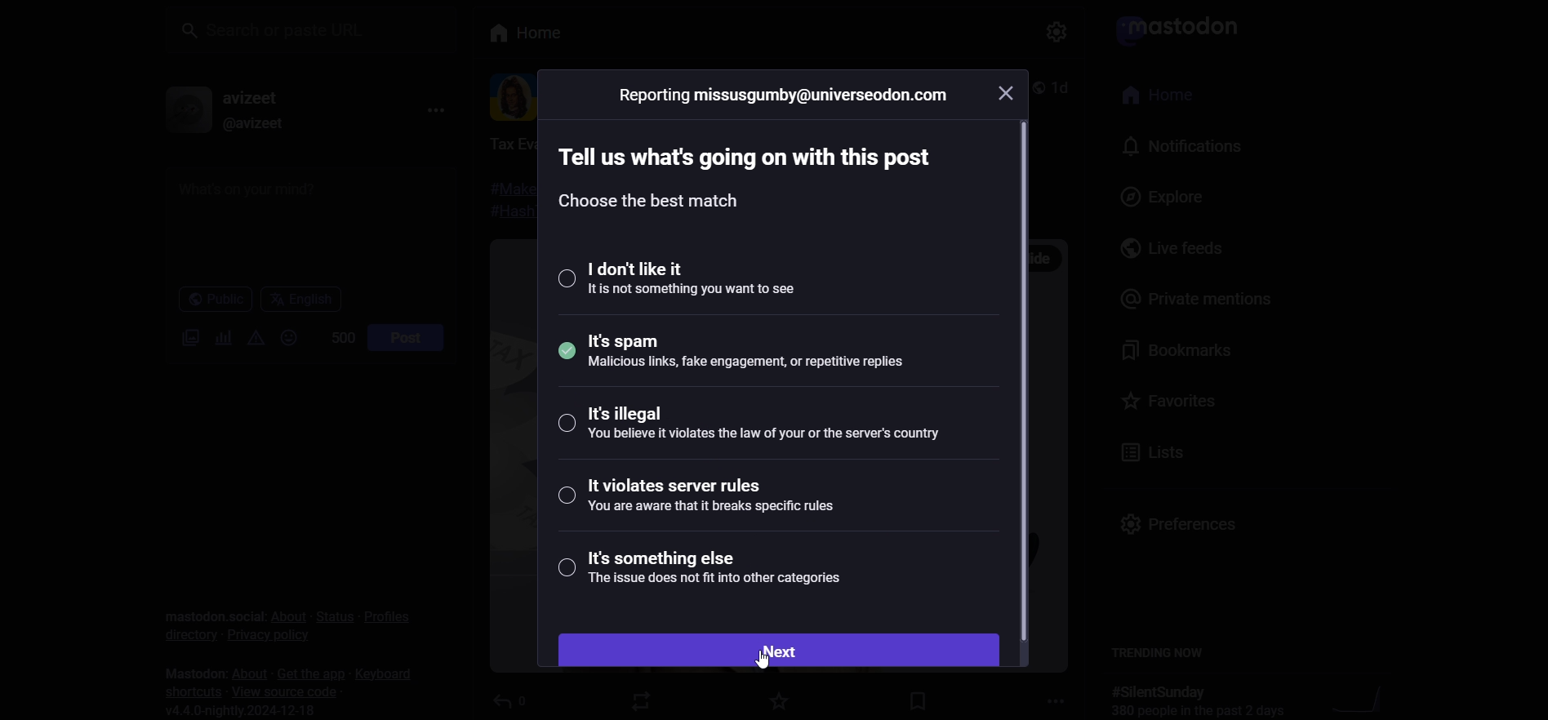  What do you see at coordinates (780, 648) in the screenshot?
I see `next` at bounding box center [780, 648].